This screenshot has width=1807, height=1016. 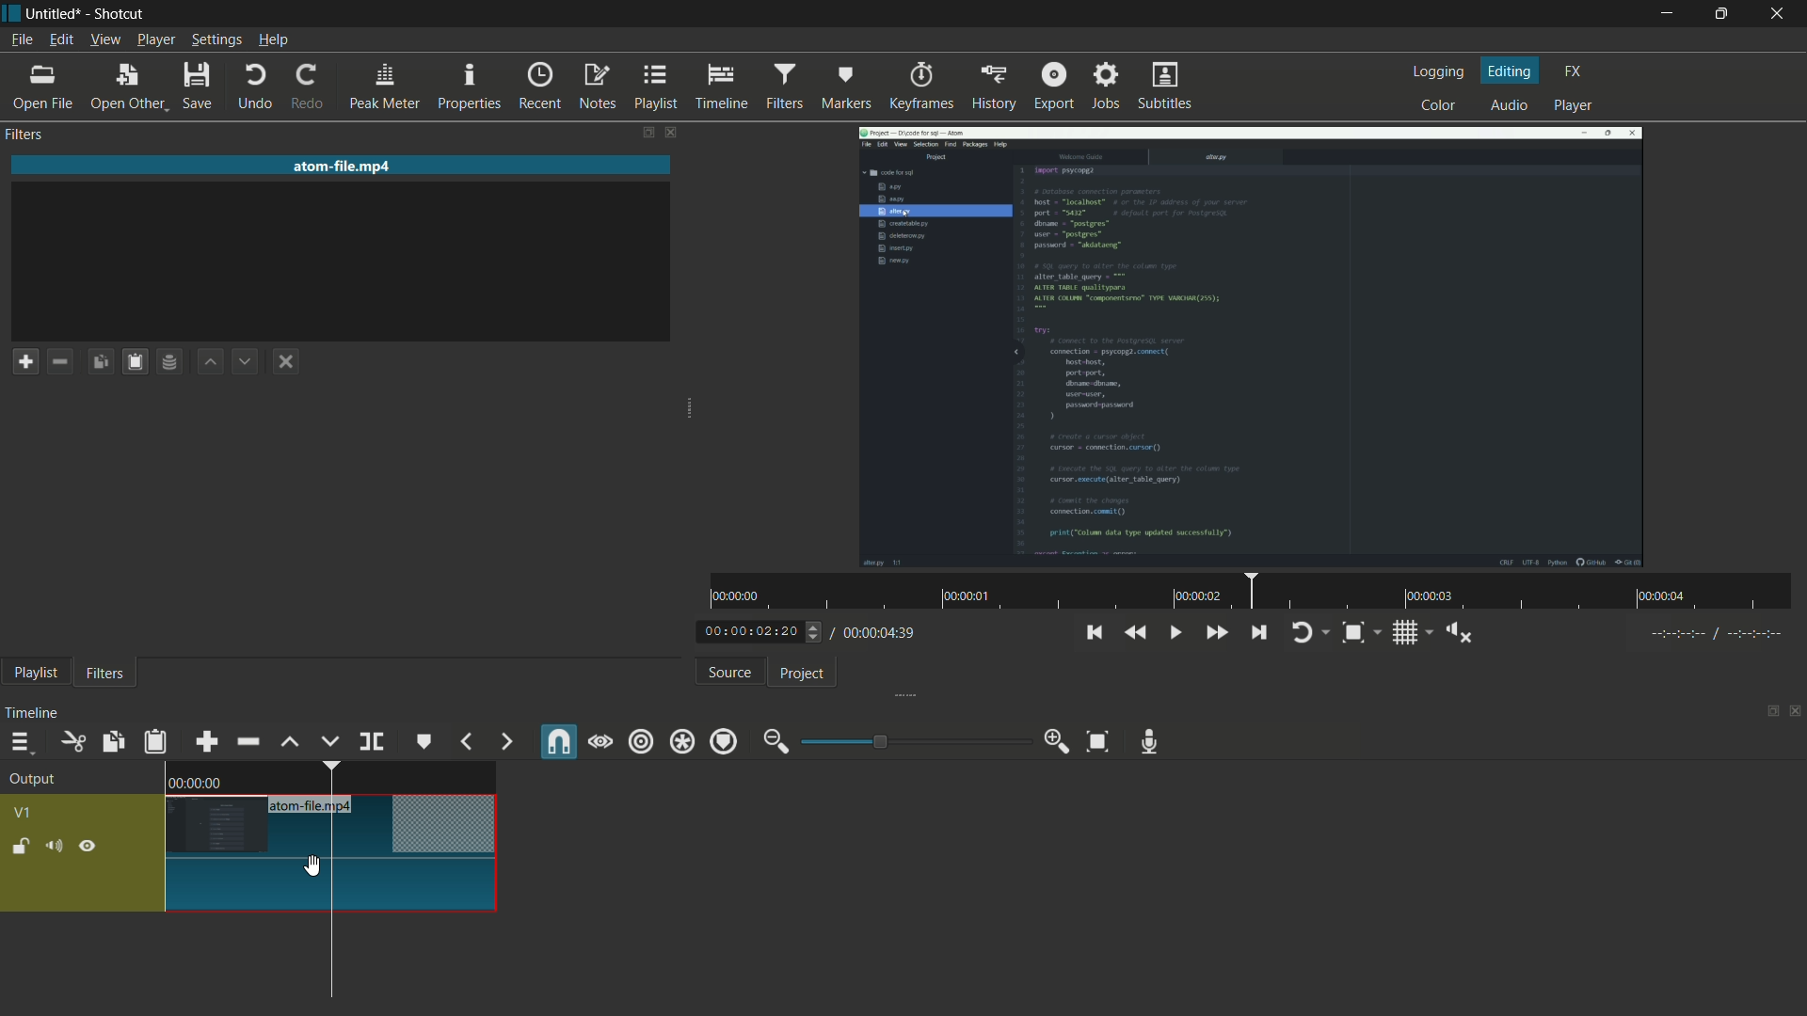 What do you see at coordinates (309, 87) in the screenshot?
I see `redo` at bounding box center [309, 87].